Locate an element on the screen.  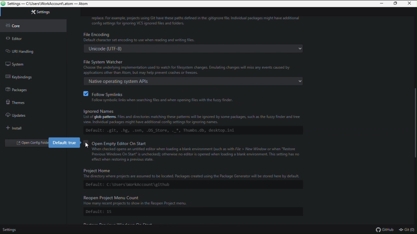
file system watcher is located at coordinates (194, 66).